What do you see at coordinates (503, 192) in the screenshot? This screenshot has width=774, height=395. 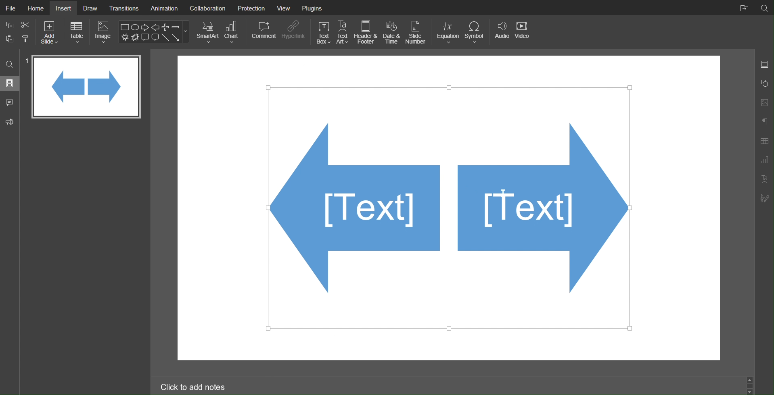 I see `cursor` at bounding box center [503, 192].